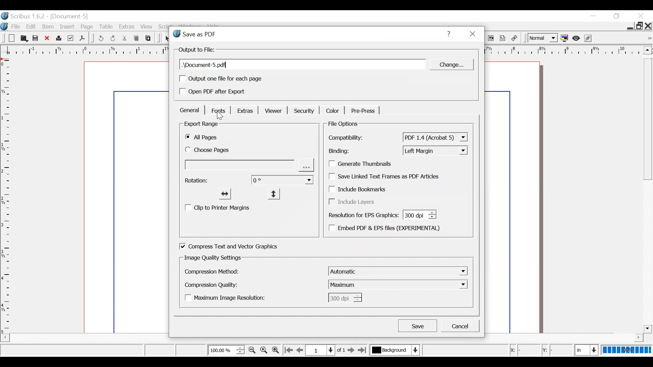 The image size is (653, 367). I want to click on logo, so click(4, 26).